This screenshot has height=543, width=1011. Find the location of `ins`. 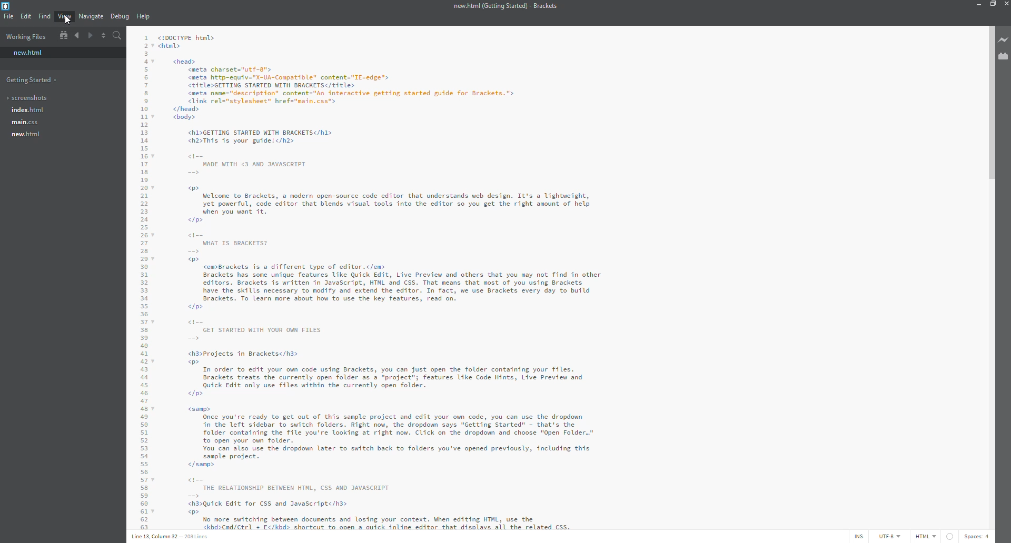

ins is located at coordinates (860, 536).